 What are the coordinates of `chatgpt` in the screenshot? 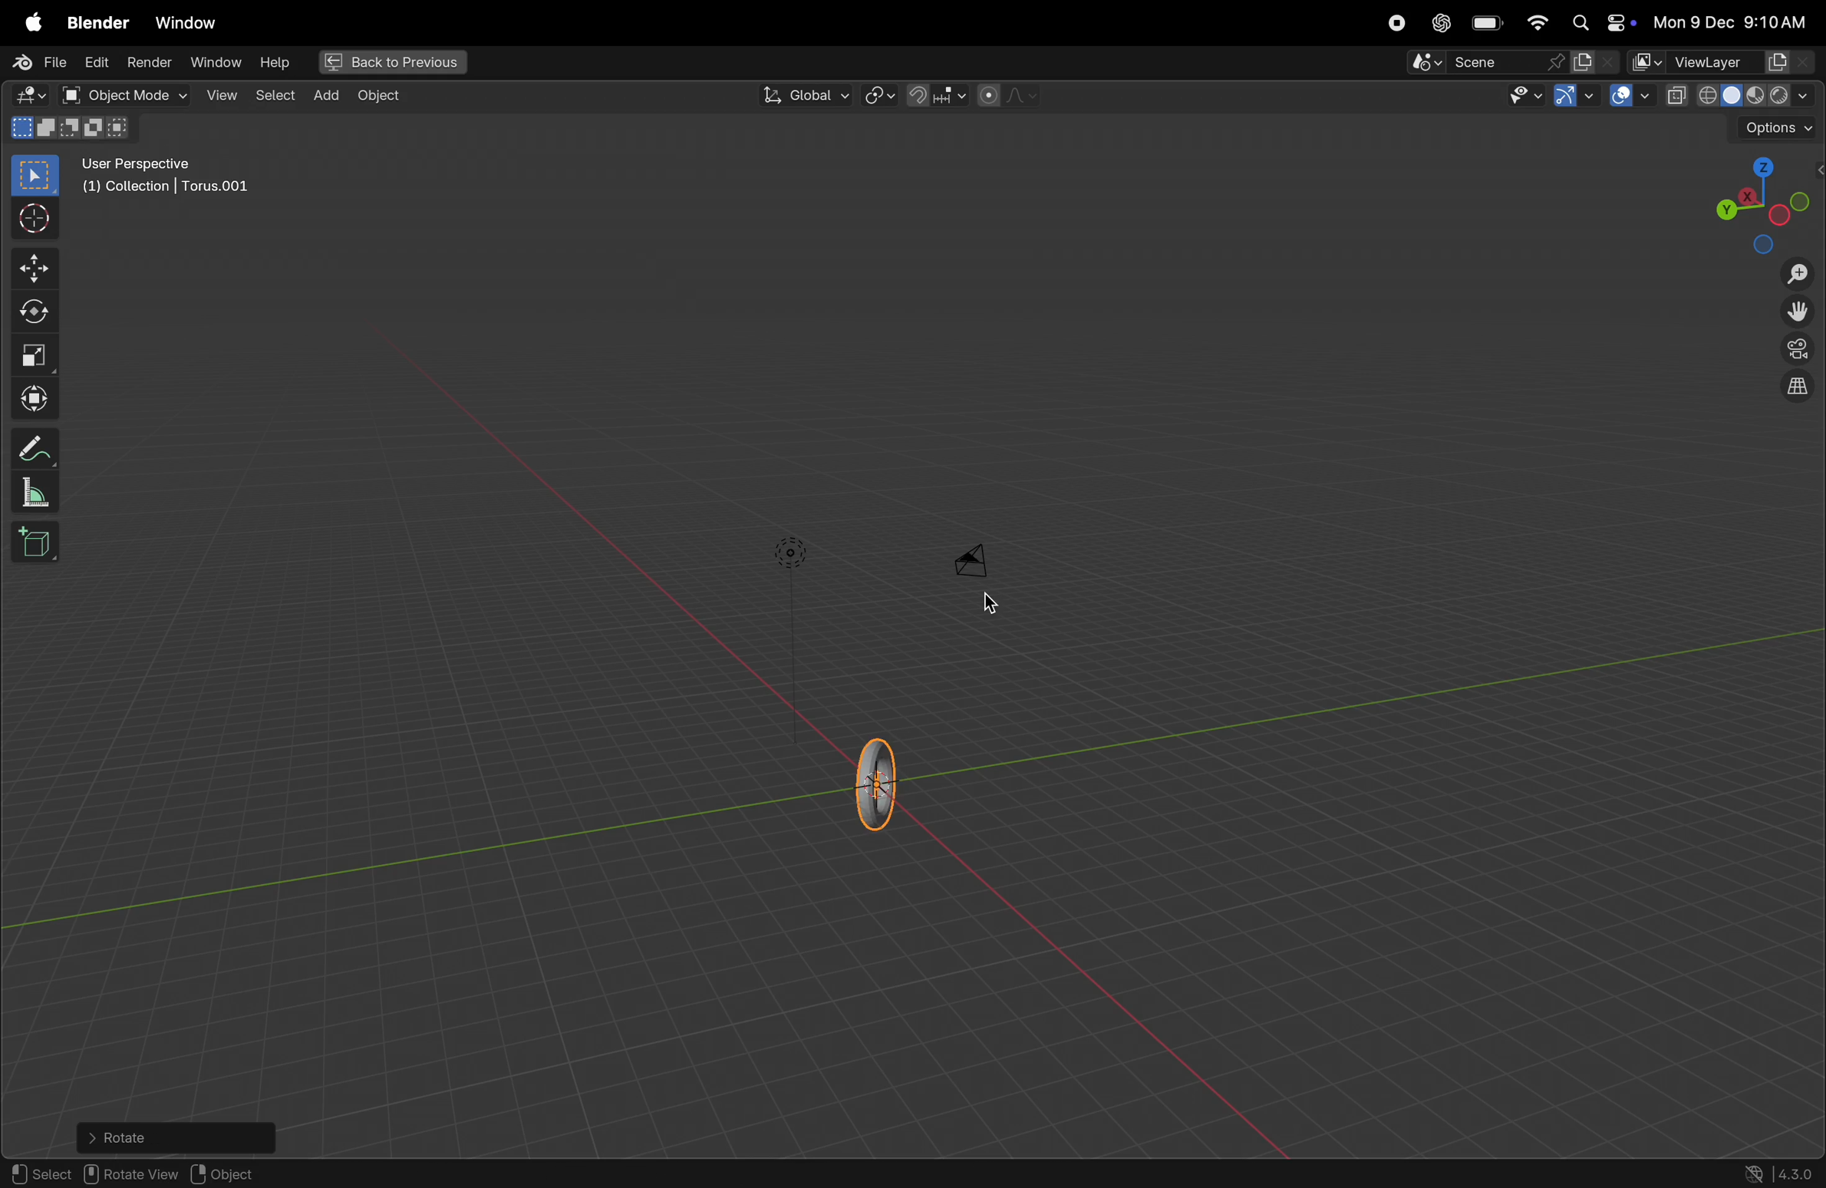 It's located at (1439, 23).